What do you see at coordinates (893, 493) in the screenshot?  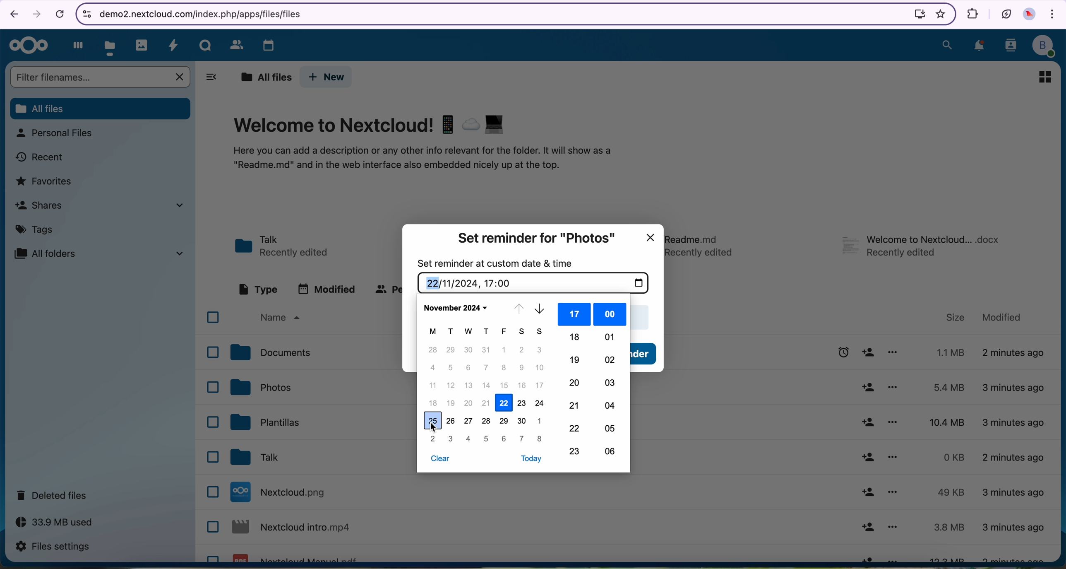 I see `more options` at bounding box center [893, 493].